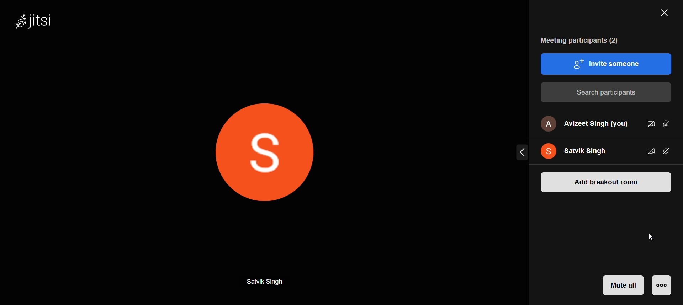  I want to click on add breakout room, so click(607, 181).